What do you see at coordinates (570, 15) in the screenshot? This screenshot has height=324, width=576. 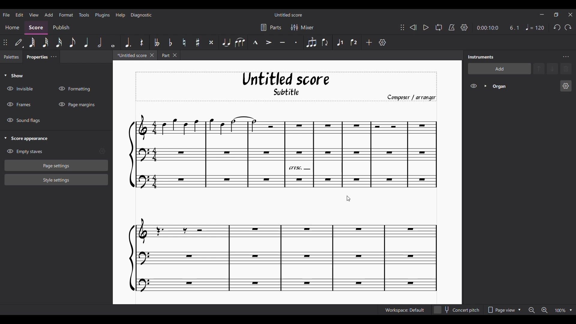 I see `Close interface` at bounding box center [570, 15].